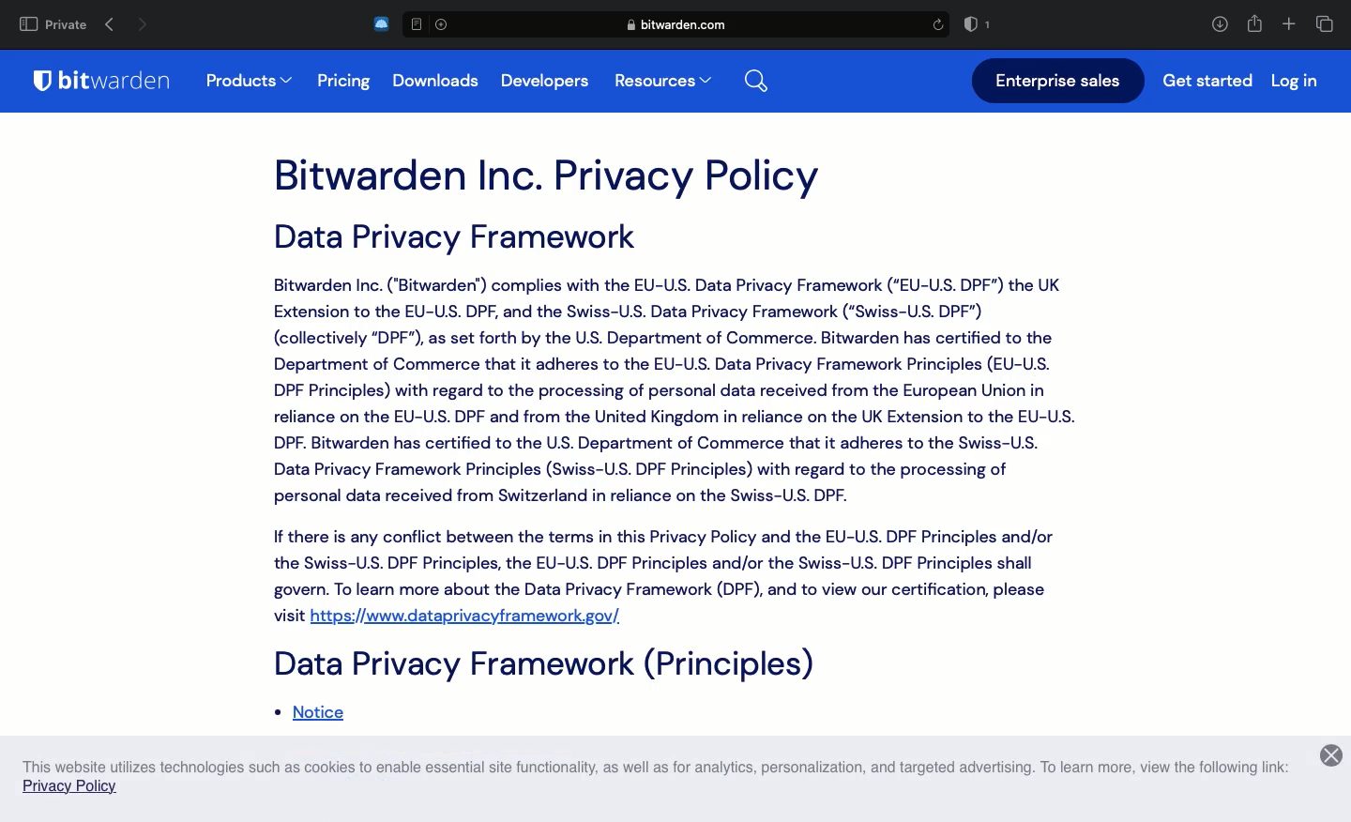  What do you see at coordinates (662, 83) in the screenshot?
I see `resources` at bounding box center [662, 83].